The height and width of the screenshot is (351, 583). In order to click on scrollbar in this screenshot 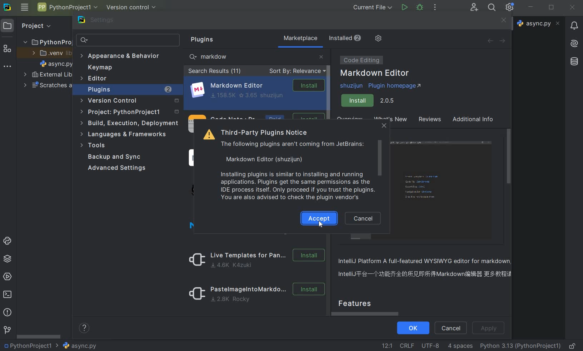, I will do `click(39, 336)`.